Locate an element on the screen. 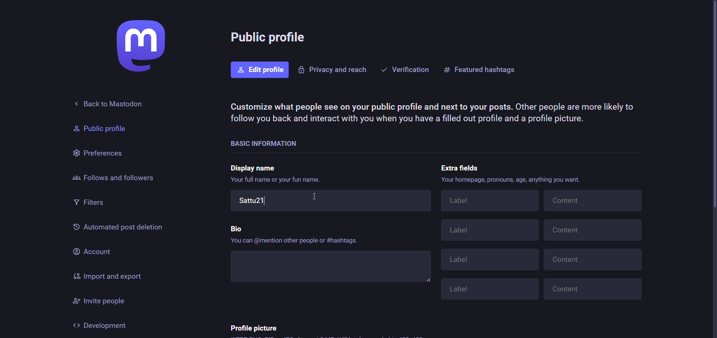 The width and height of the screenshot is (717, 338). profile picture is located at coordinates (254, 327).